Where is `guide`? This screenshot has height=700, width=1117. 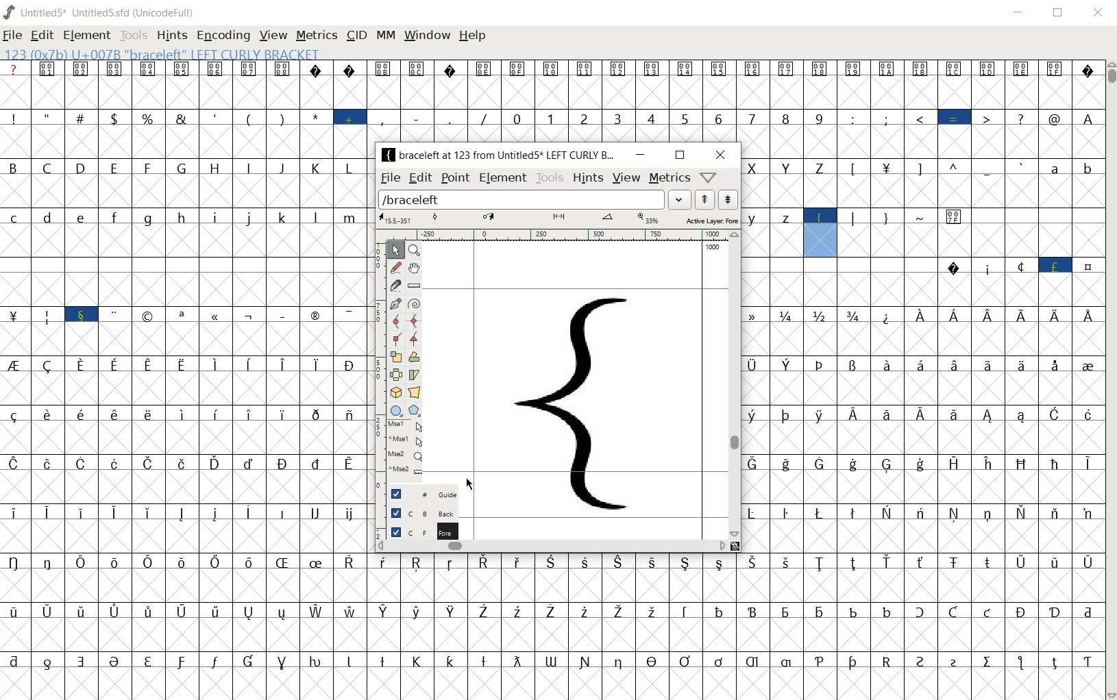 guide is located at coordinates (418, 495).